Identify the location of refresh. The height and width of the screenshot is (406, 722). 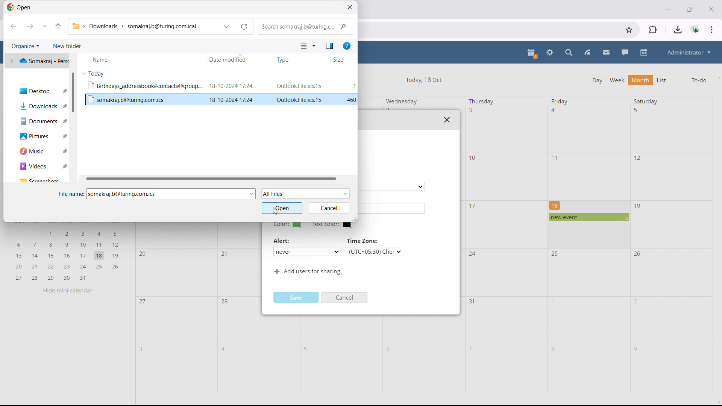
(244, 27).